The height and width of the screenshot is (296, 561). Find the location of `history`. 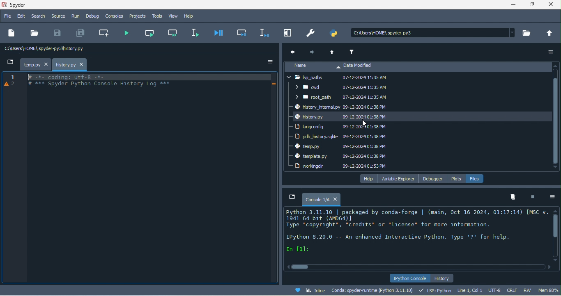

history is located at coordinates (443, 278).